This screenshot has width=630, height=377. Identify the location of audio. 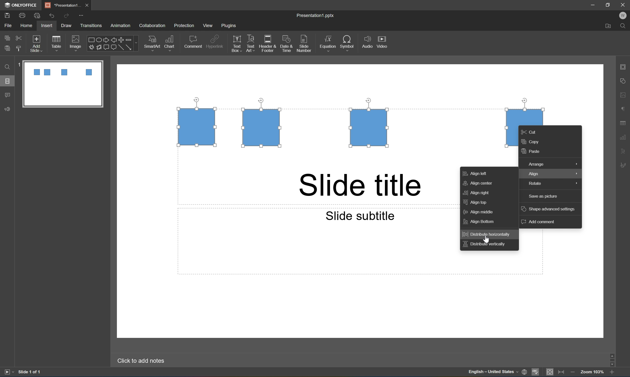
(366, 43).